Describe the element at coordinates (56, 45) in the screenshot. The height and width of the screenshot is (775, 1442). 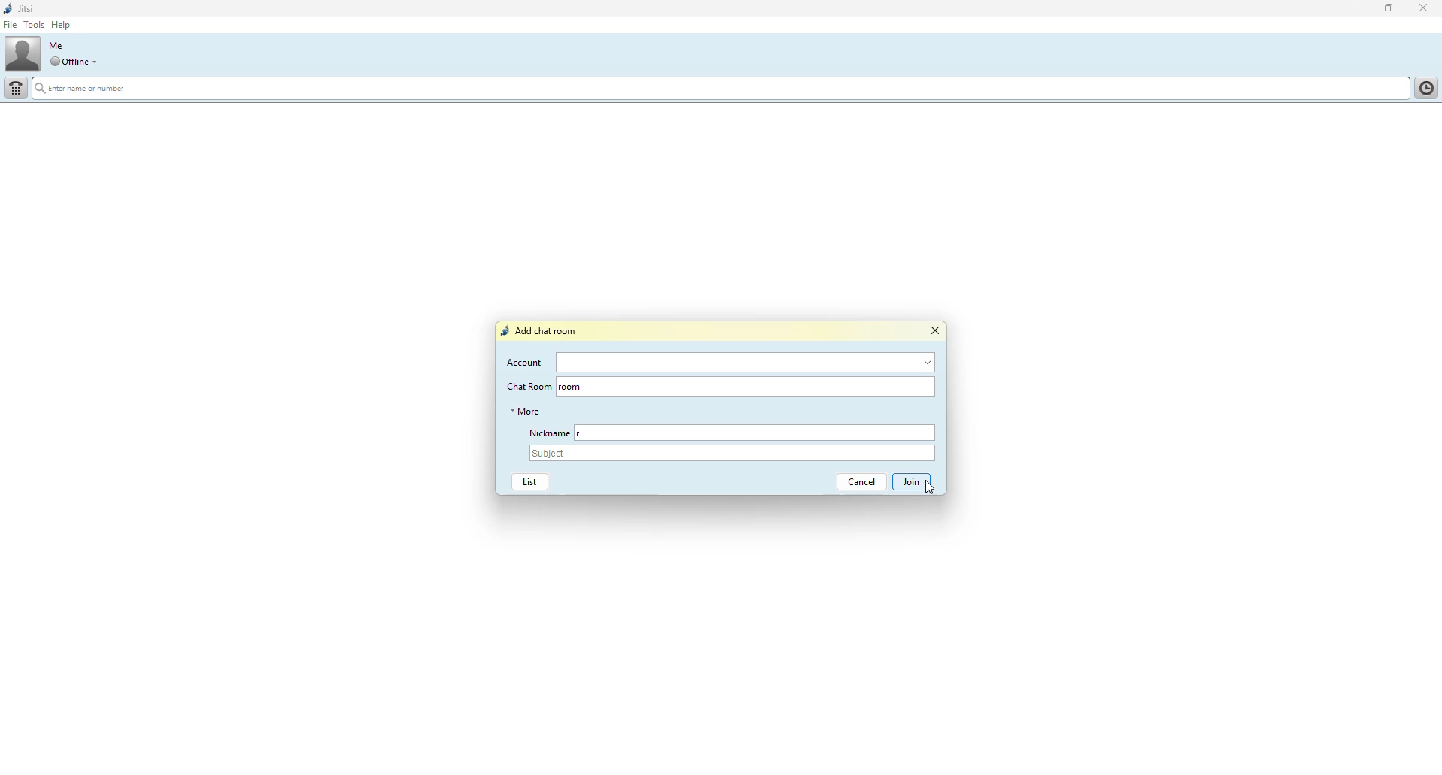
I see `me` at that location.